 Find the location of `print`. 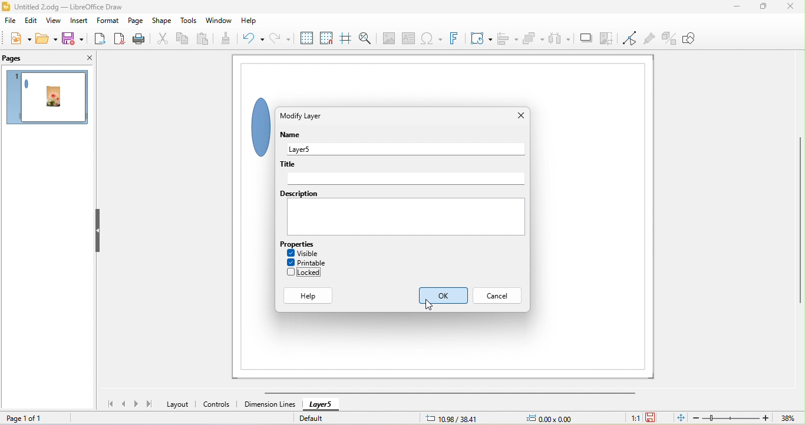

print is located at coordinates (143, 39).